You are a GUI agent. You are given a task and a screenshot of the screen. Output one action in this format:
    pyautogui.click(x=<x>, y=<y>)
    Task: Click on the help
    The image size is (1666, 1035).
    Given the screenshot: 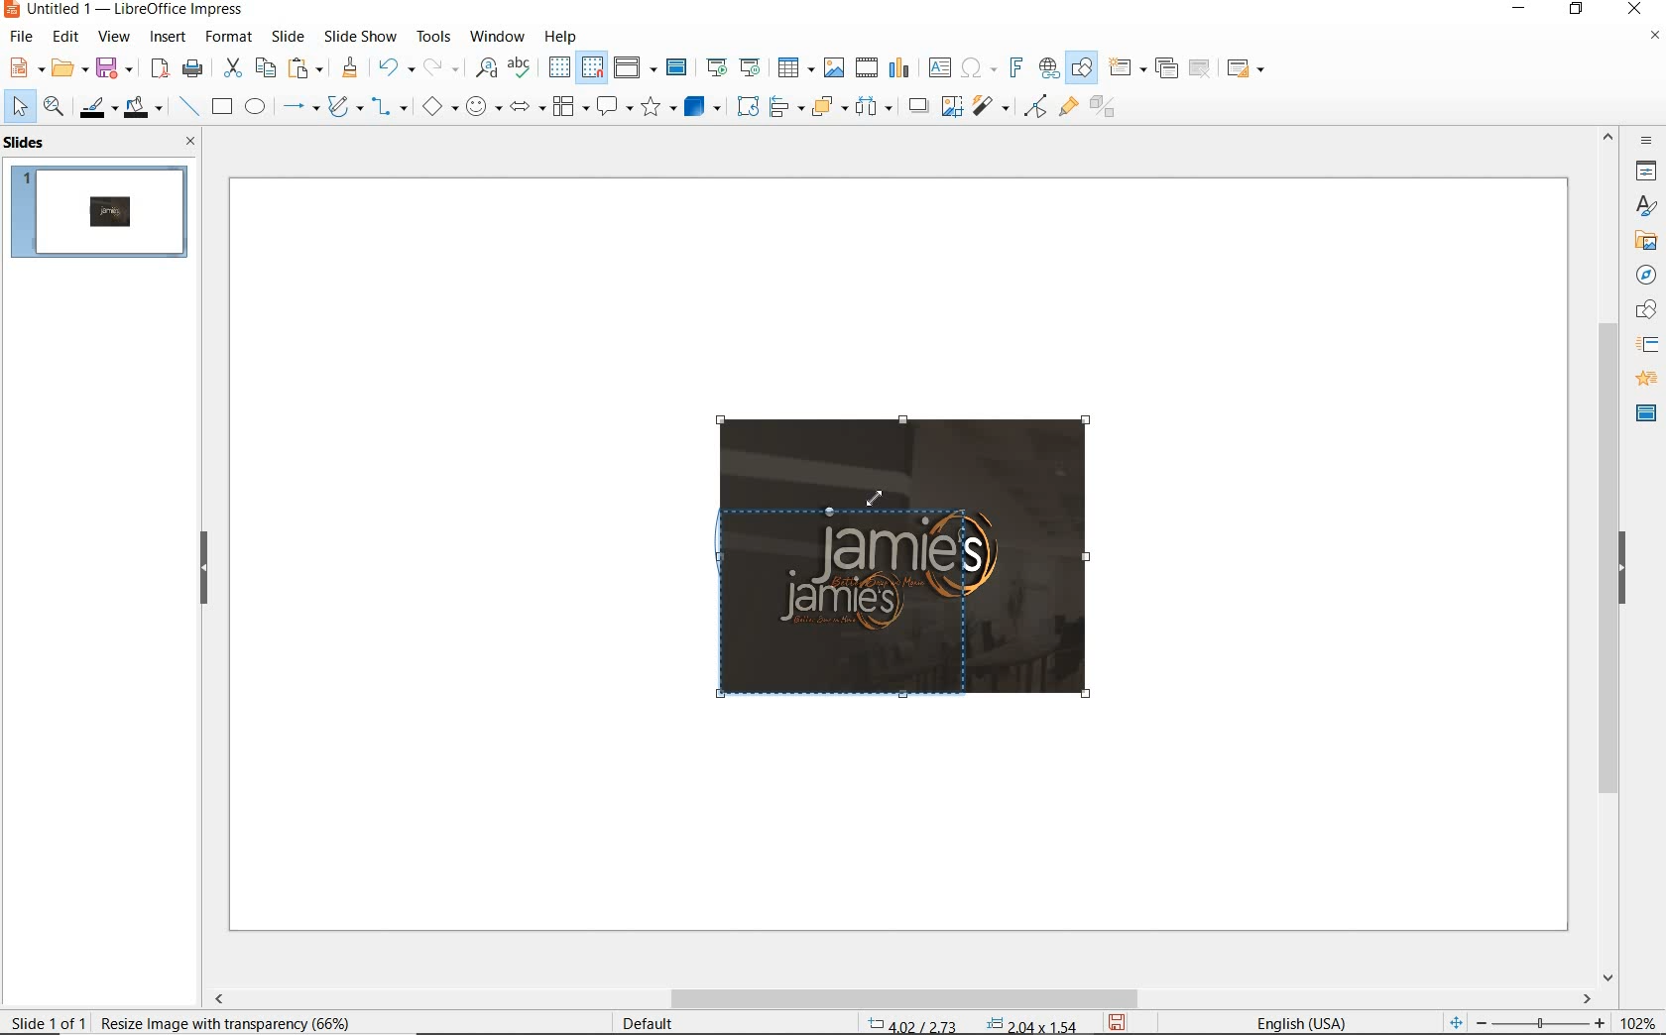 What is the action you would take?
    pyautogui.click(x=563, y=34)
    